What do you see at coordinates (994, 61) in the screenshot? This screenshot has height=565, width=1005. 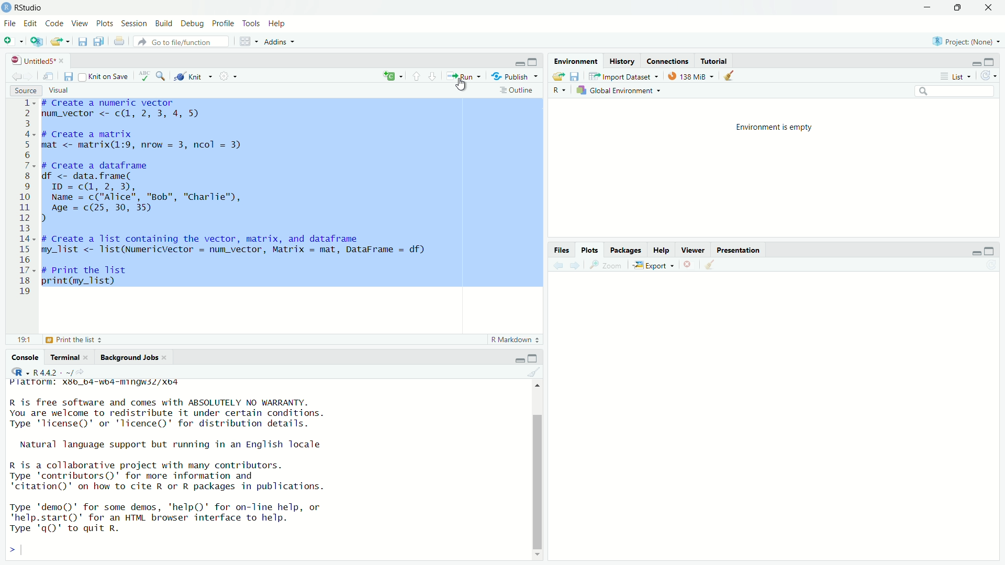 I see `maximise` at bounding box center [994, 61].